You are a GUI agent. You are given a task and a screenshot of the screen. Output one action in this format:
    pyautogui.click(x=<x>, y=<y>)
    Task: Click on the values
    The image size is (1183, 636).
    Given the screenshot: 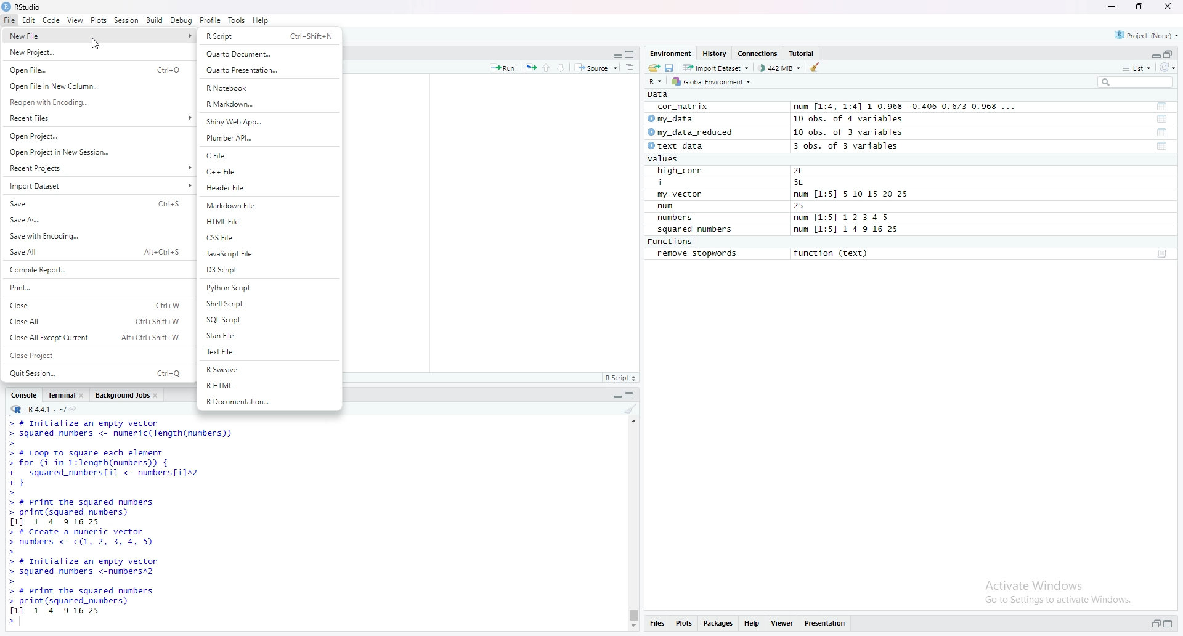 What is the action you would take?
    pyautogui.click(x=671, y=159)
    